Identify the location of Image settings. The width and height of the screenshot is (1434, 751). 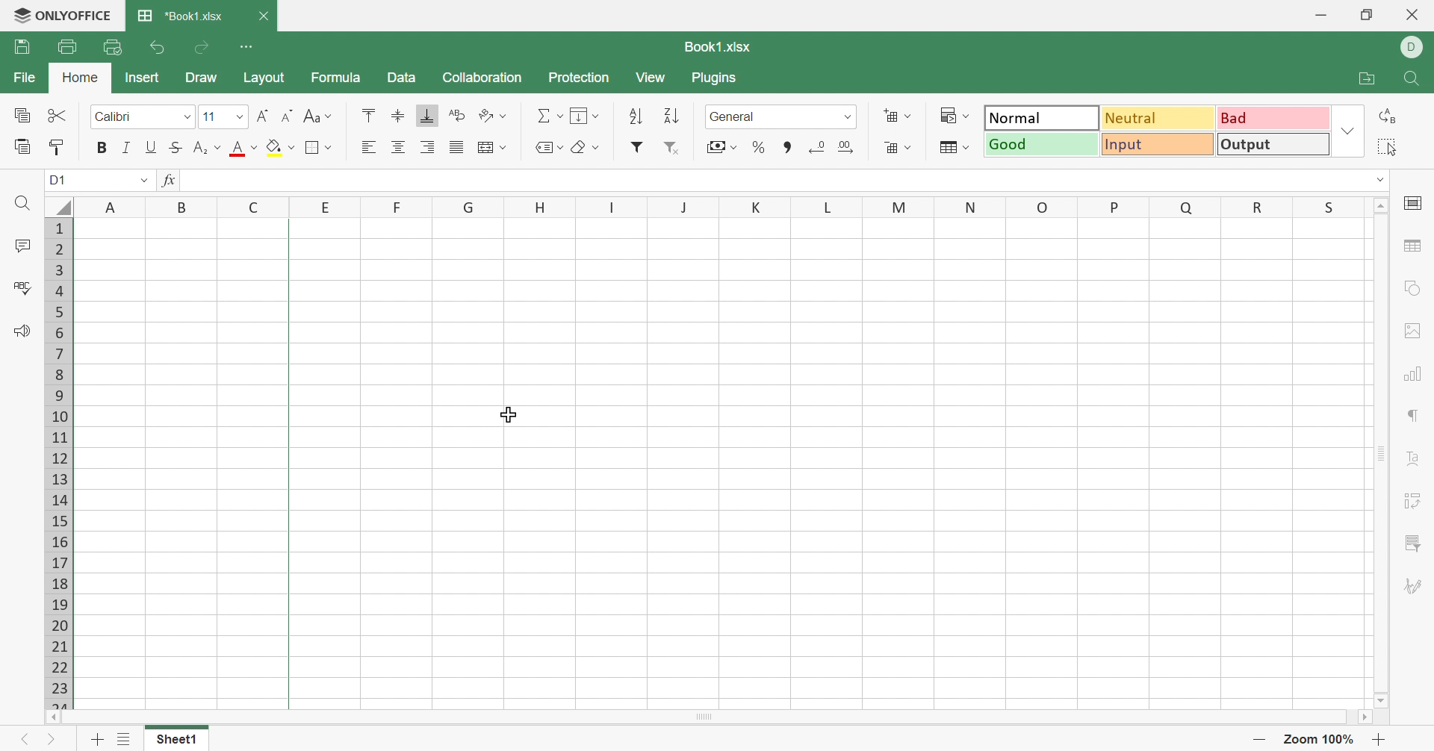
(1415, 331).